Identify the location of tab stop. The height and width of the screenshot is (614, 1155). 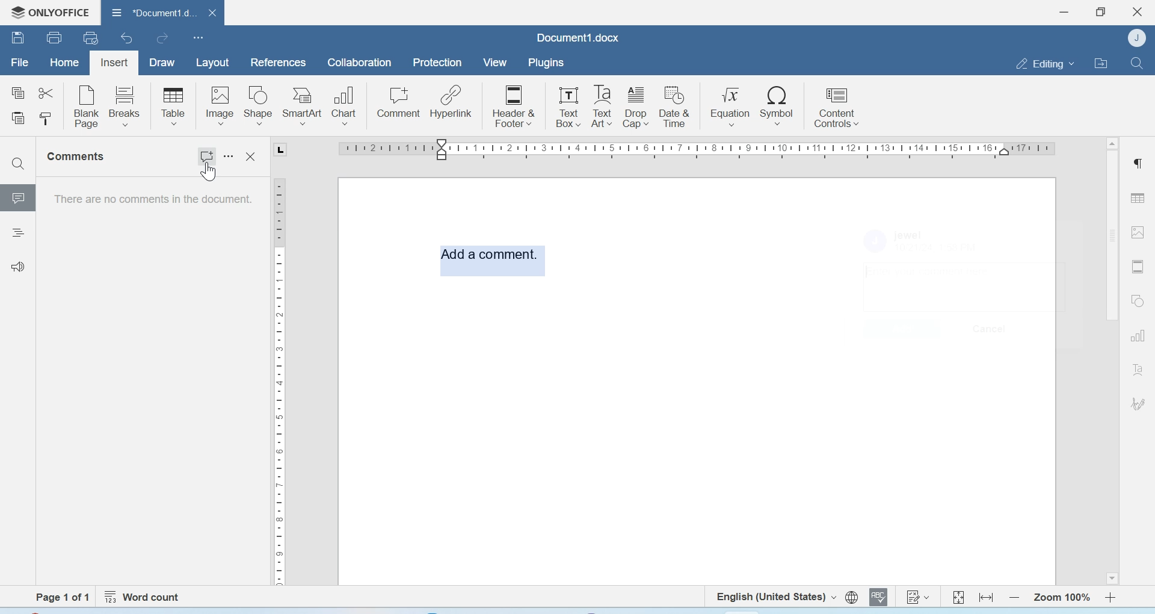
(285, 152).